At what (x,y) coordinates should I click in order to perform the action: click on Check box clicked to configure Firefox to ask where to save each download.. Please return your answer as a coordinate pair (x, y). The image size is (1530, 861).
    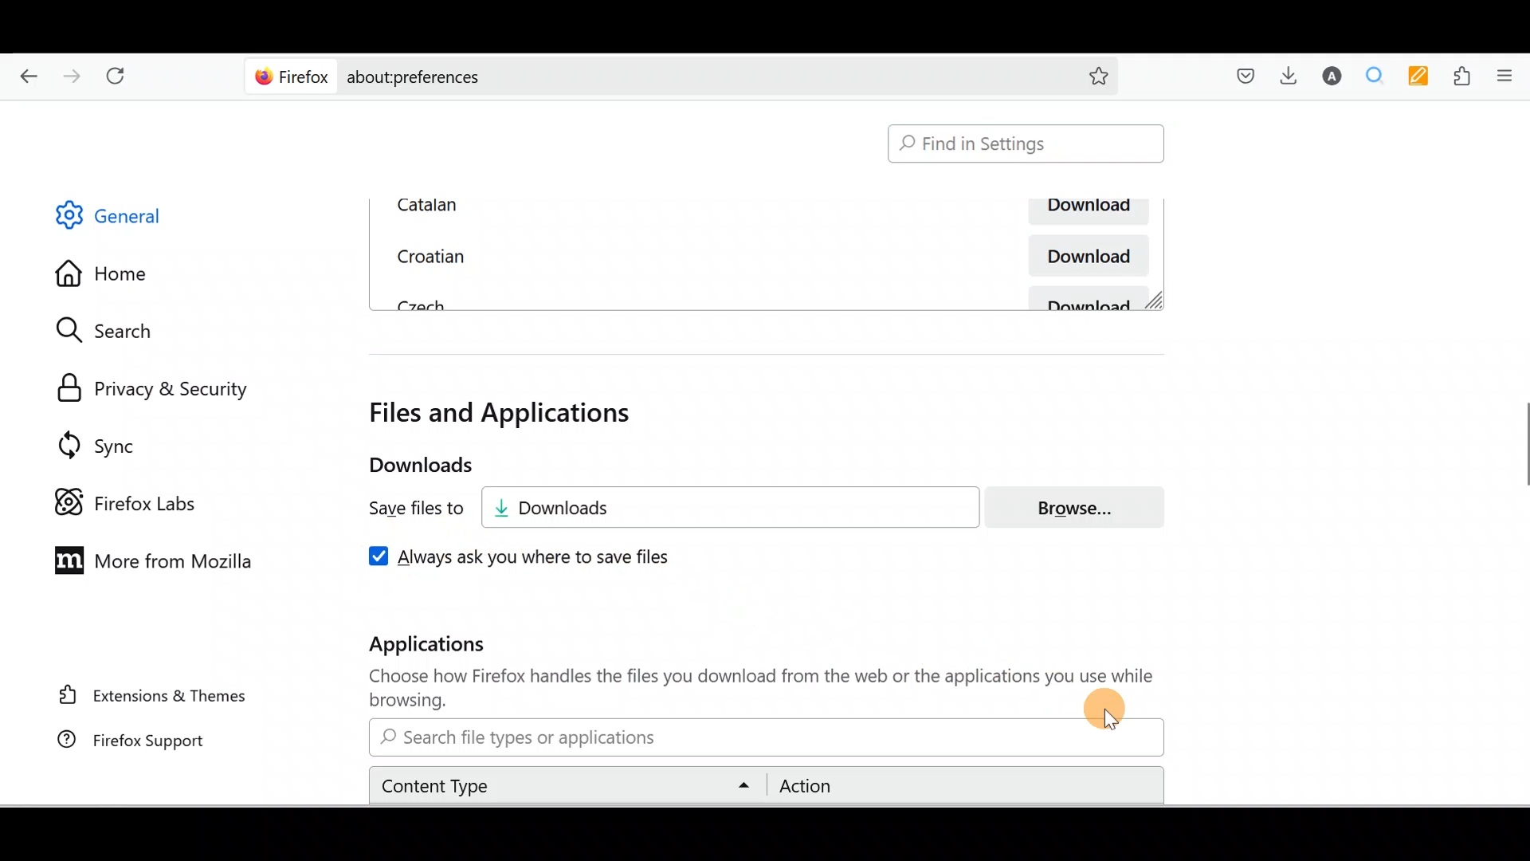
    Looking at the image, I should click on (536, 556).